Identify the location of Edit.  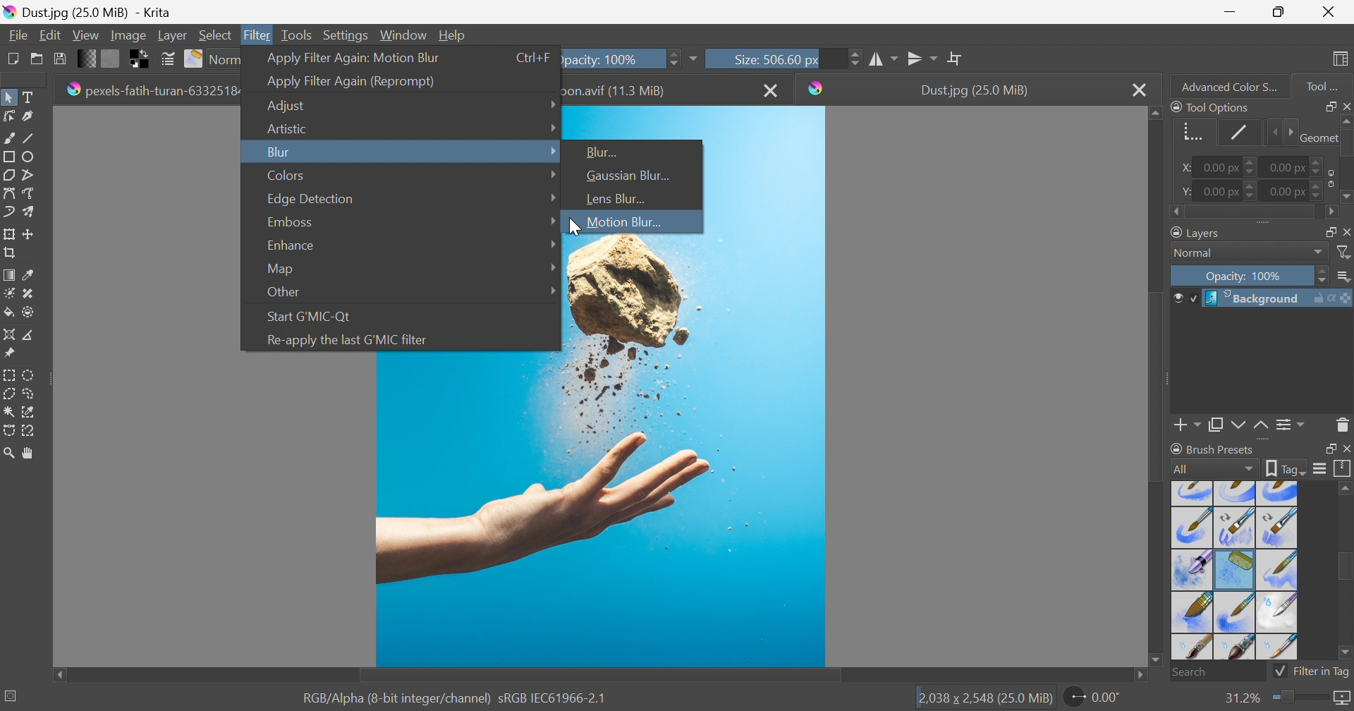
(49, 35).